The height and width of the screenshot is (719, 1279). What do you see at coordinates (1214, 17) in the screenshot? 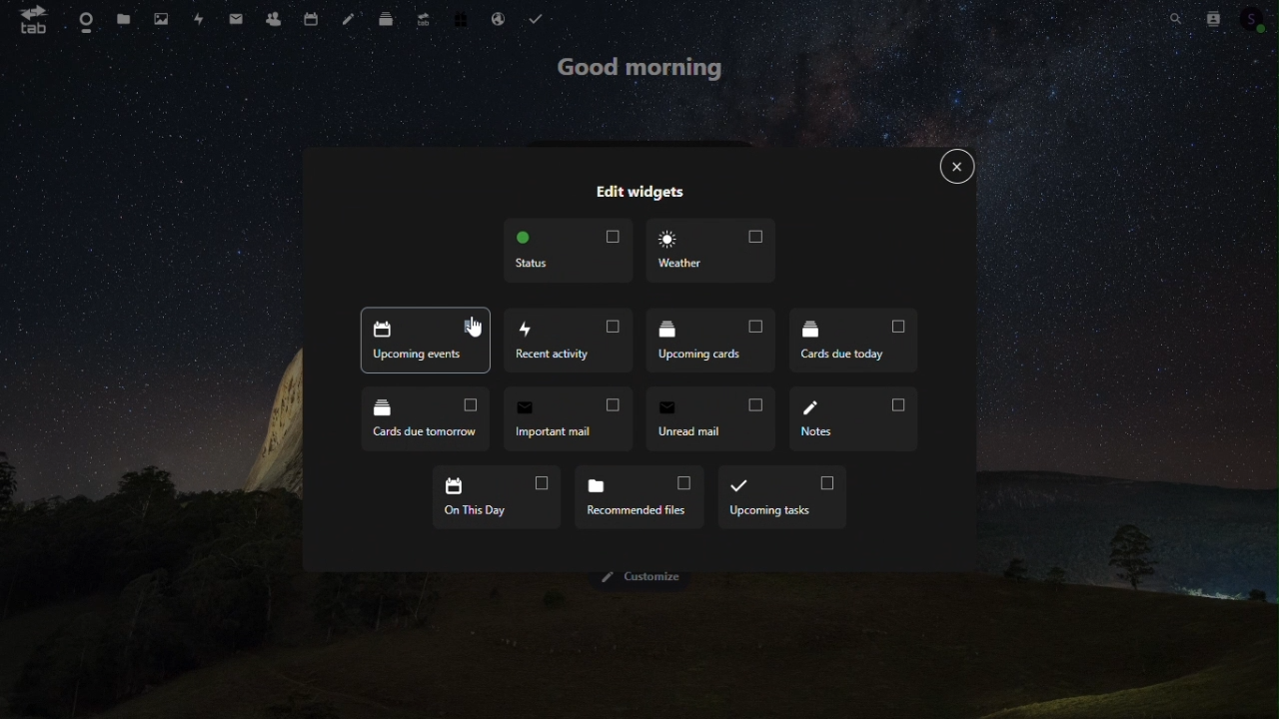
I see `Contacts` at bounding box center [1214, 17].